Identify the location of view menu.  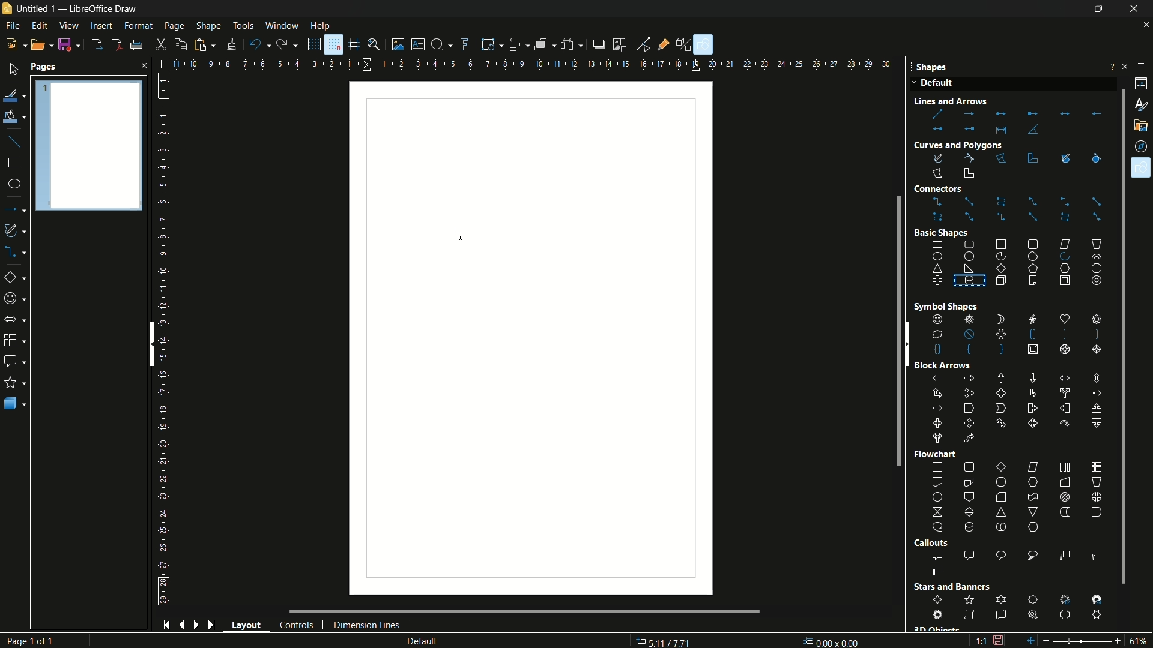
(70, 25).